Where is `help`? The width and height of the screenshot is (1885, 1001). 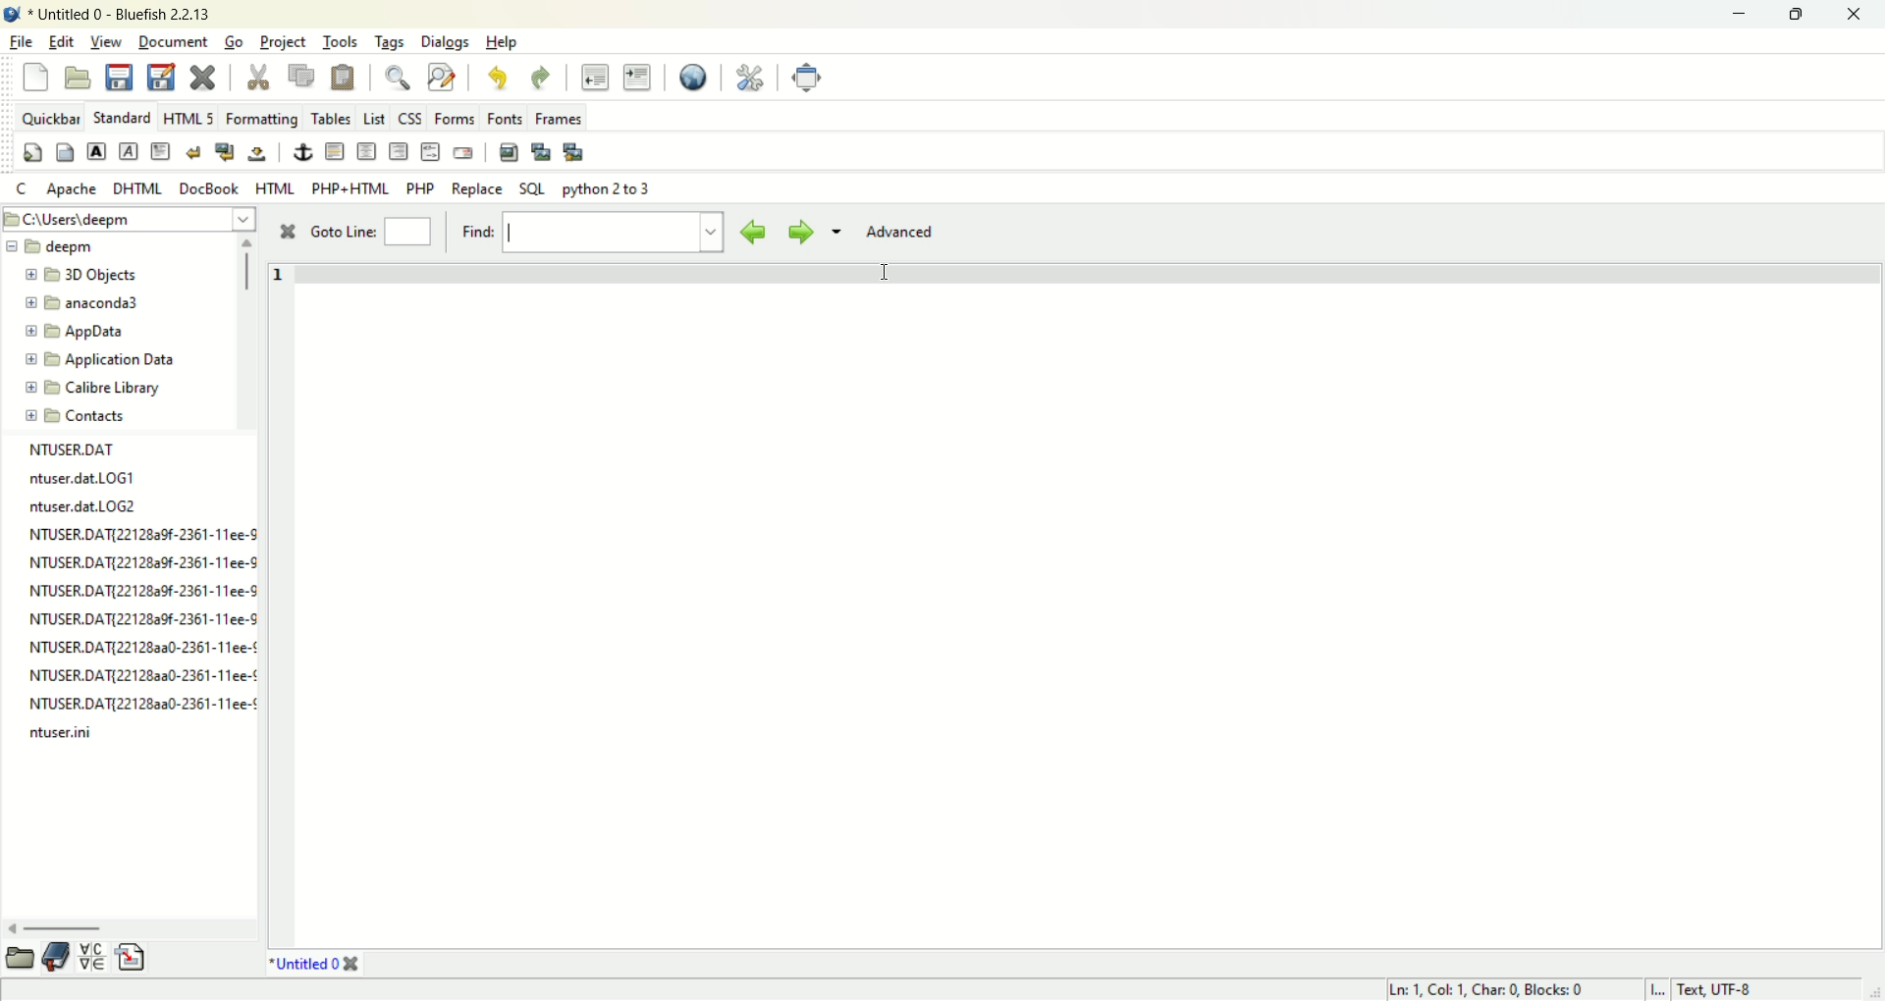 help is located at coordinates (503, 42).